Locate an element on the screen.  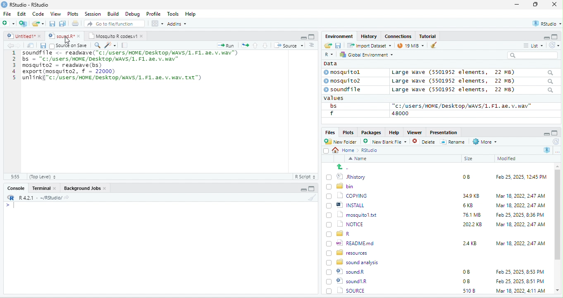
RStudio is located at coordinates (26, 4).